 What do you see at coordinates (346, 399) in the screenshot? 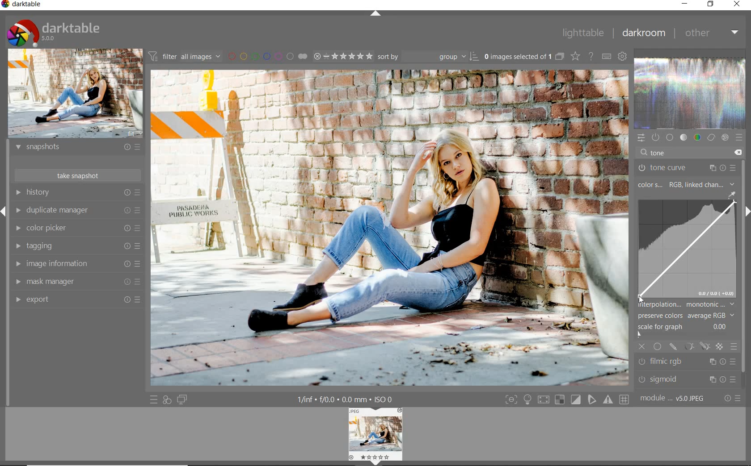
I see `other display information` at bounding box center [346, 399].